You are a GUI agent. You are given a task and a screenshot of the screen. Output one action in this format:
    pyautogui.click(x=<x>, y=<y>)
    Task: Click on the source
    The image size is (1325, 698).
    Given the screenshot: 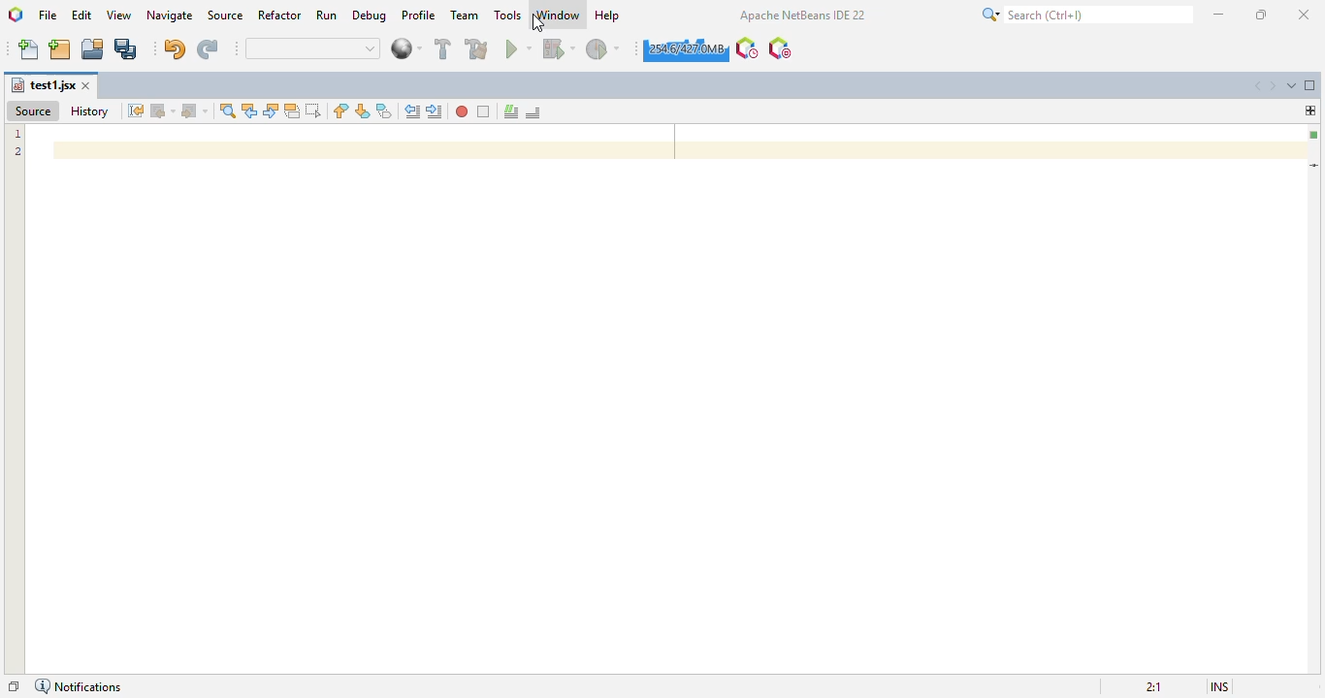 What is the action you would take?
    pyautogui.click(x=32, y=111)
    